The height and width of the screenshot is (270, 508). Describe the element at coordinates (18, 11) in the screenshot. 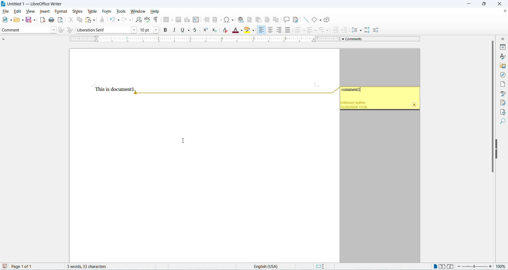

I see `edir` at that location.